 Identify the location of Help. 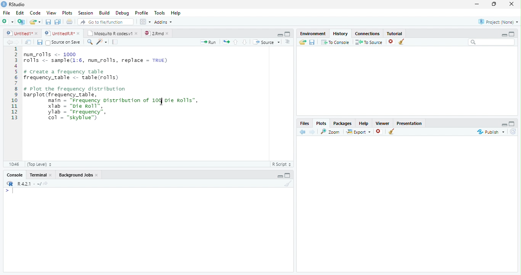
(177, 13).